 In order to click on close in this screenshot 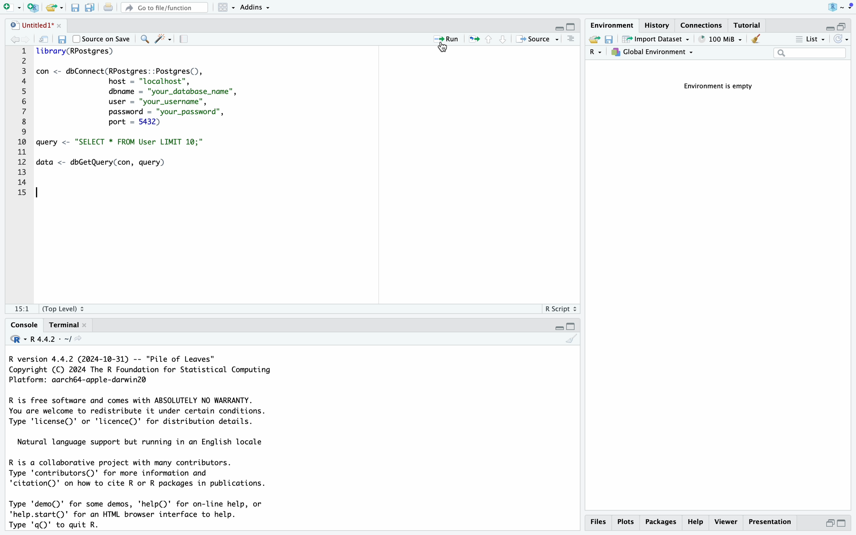, I will do `click(57, 24)`.